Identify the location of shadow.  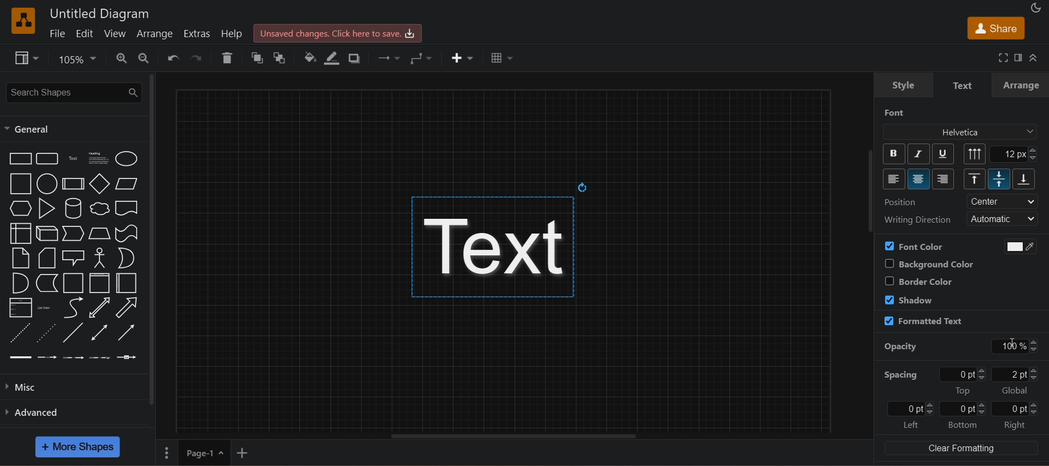
(356, 58).